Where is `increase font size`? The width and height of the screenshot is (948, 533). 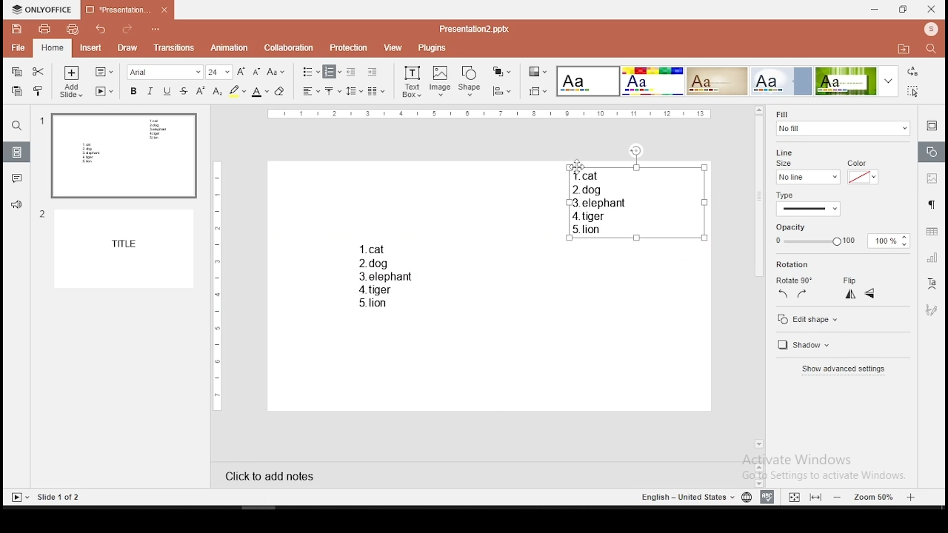 increase font size is located at coordinates (240, 71).